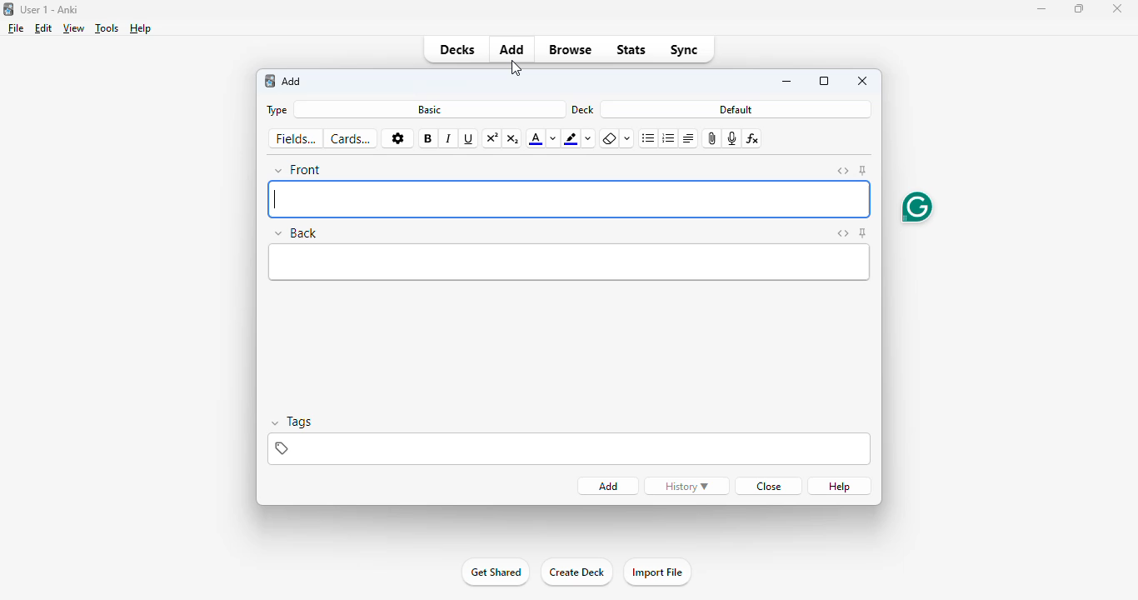  Describe the element at coordinates (569, 449) in the screenshot. I see `tags` at that location.